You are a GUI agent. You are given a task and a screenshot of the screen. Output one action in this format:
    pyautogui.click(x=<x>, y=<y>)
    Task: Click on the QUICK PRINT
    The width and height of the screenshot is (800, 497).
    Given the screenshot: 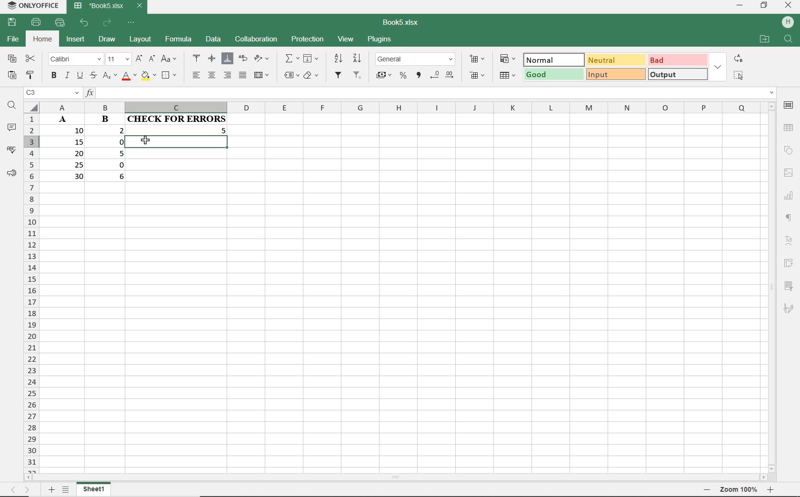 What is the action you would take?
    pyautogui.click(x=60, y=23)
    